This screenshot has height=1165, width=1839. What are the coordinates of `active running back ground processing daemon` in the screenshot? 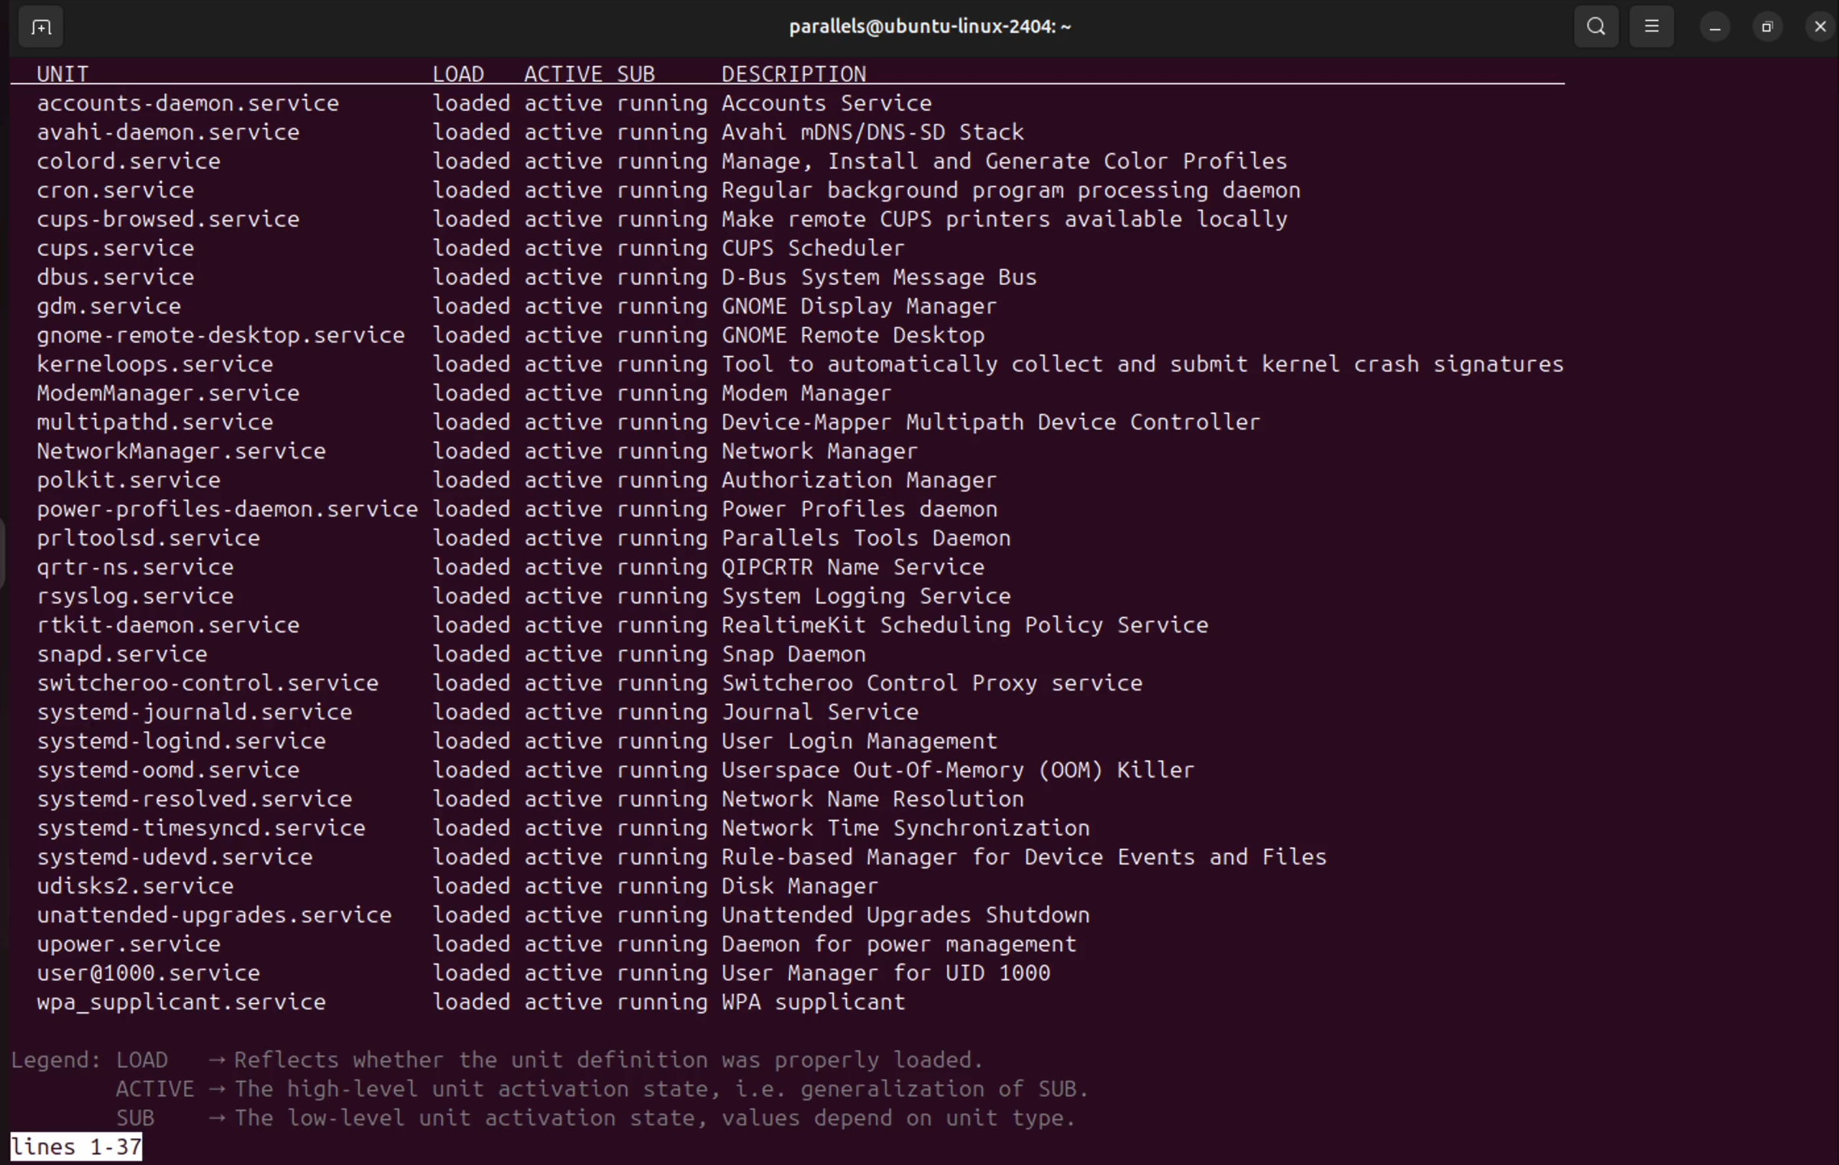 It's located at (923, 192).